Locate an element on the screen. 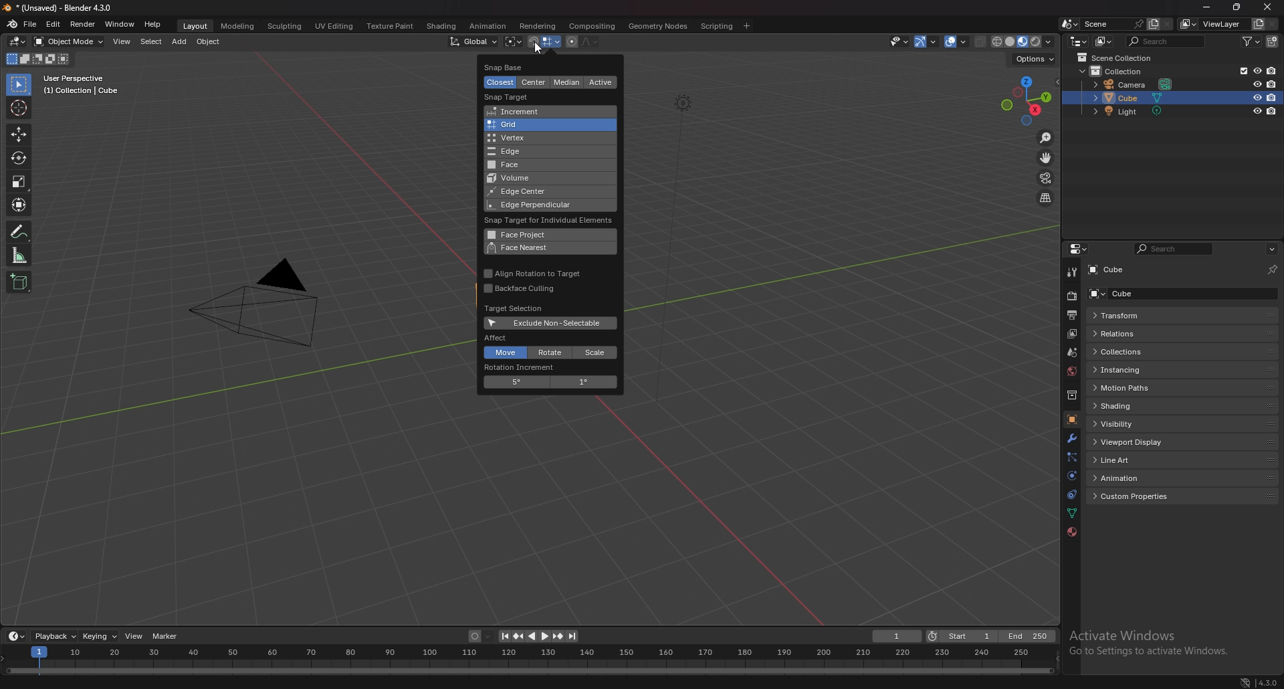  add is located at coordinates (179, 41).